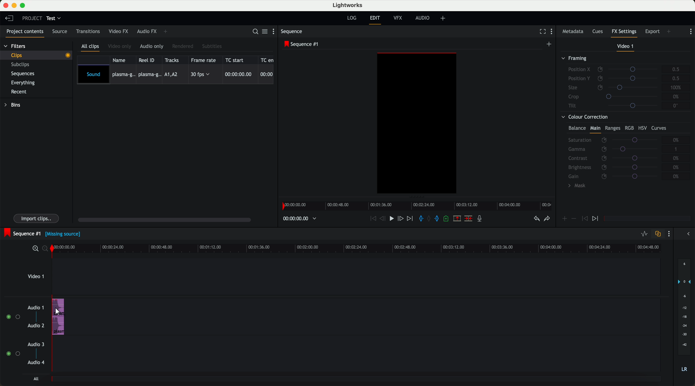 This screenshot has height=386, width=695. I want to click on minimize, so click(14, 6).